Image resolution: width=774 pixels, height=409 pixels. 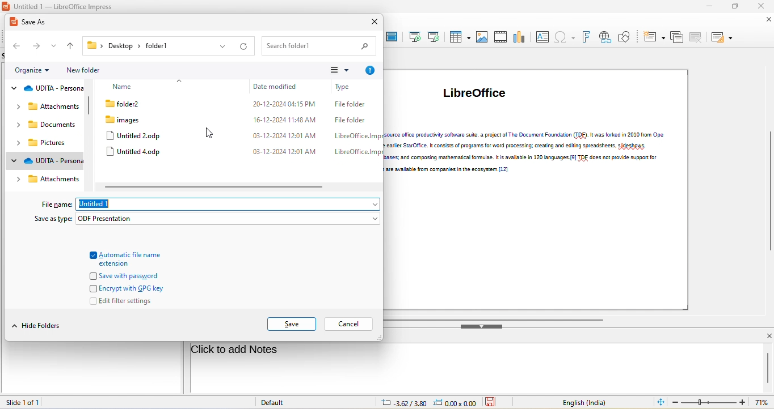 I want to click on show draw function, so click(x=625, y=37).